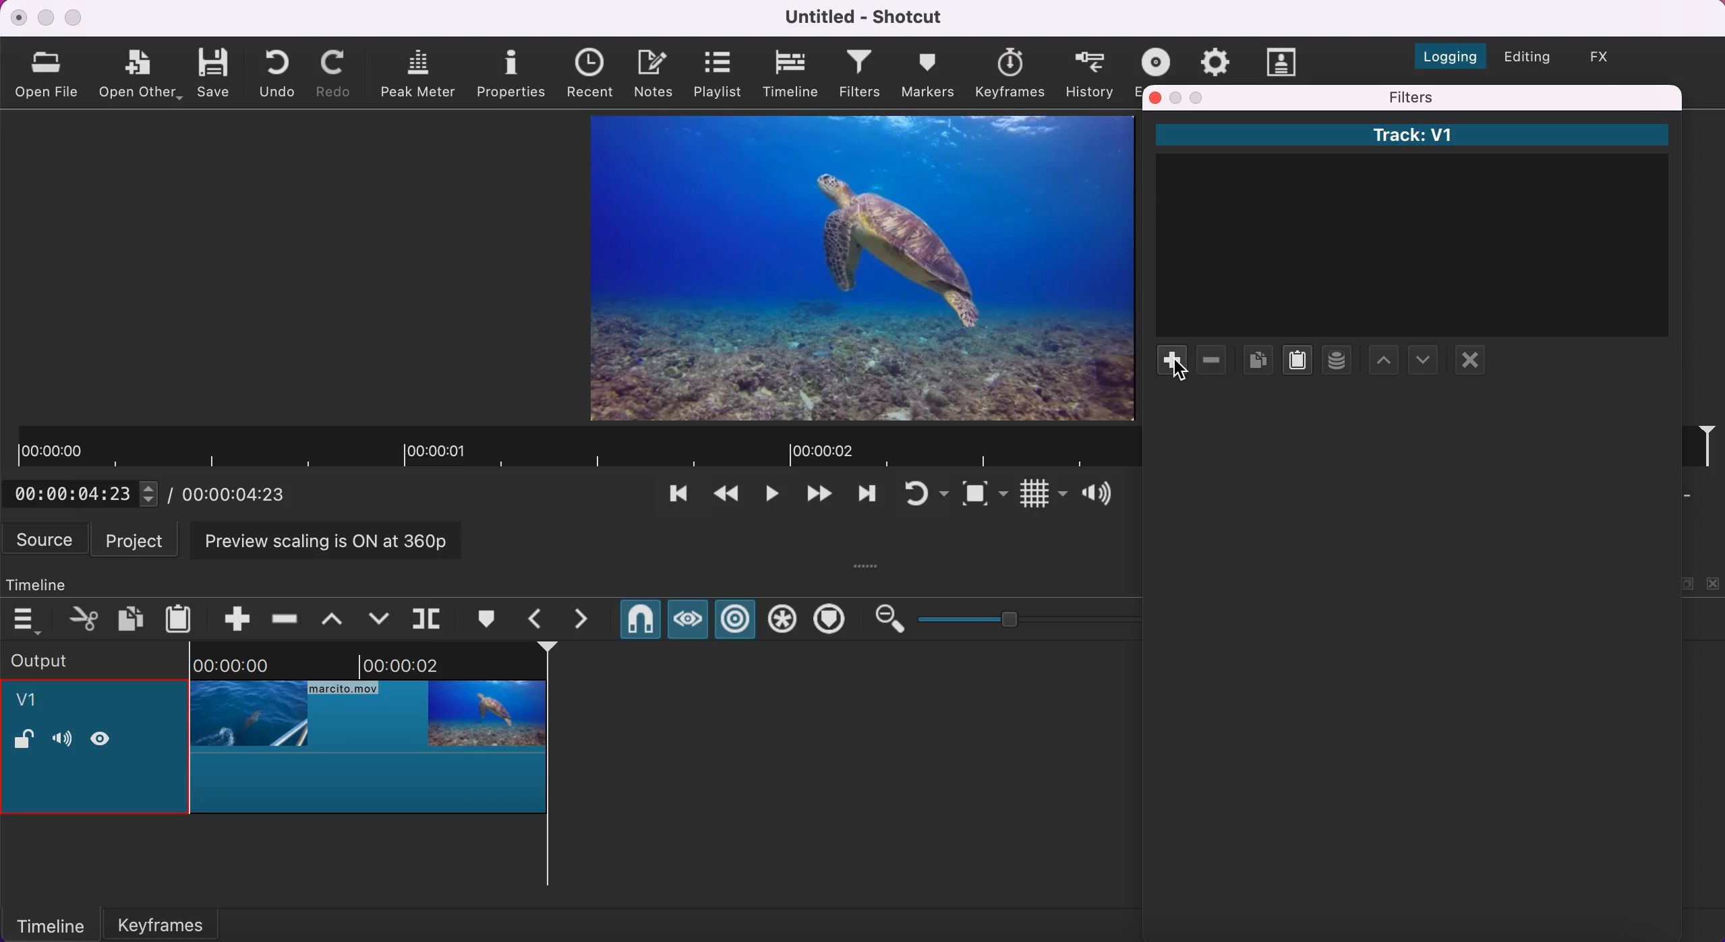  What do you see at coordinates (1417, 226) in the screenshot?
I see `Track: V1` at bounding box center [1417, 226].